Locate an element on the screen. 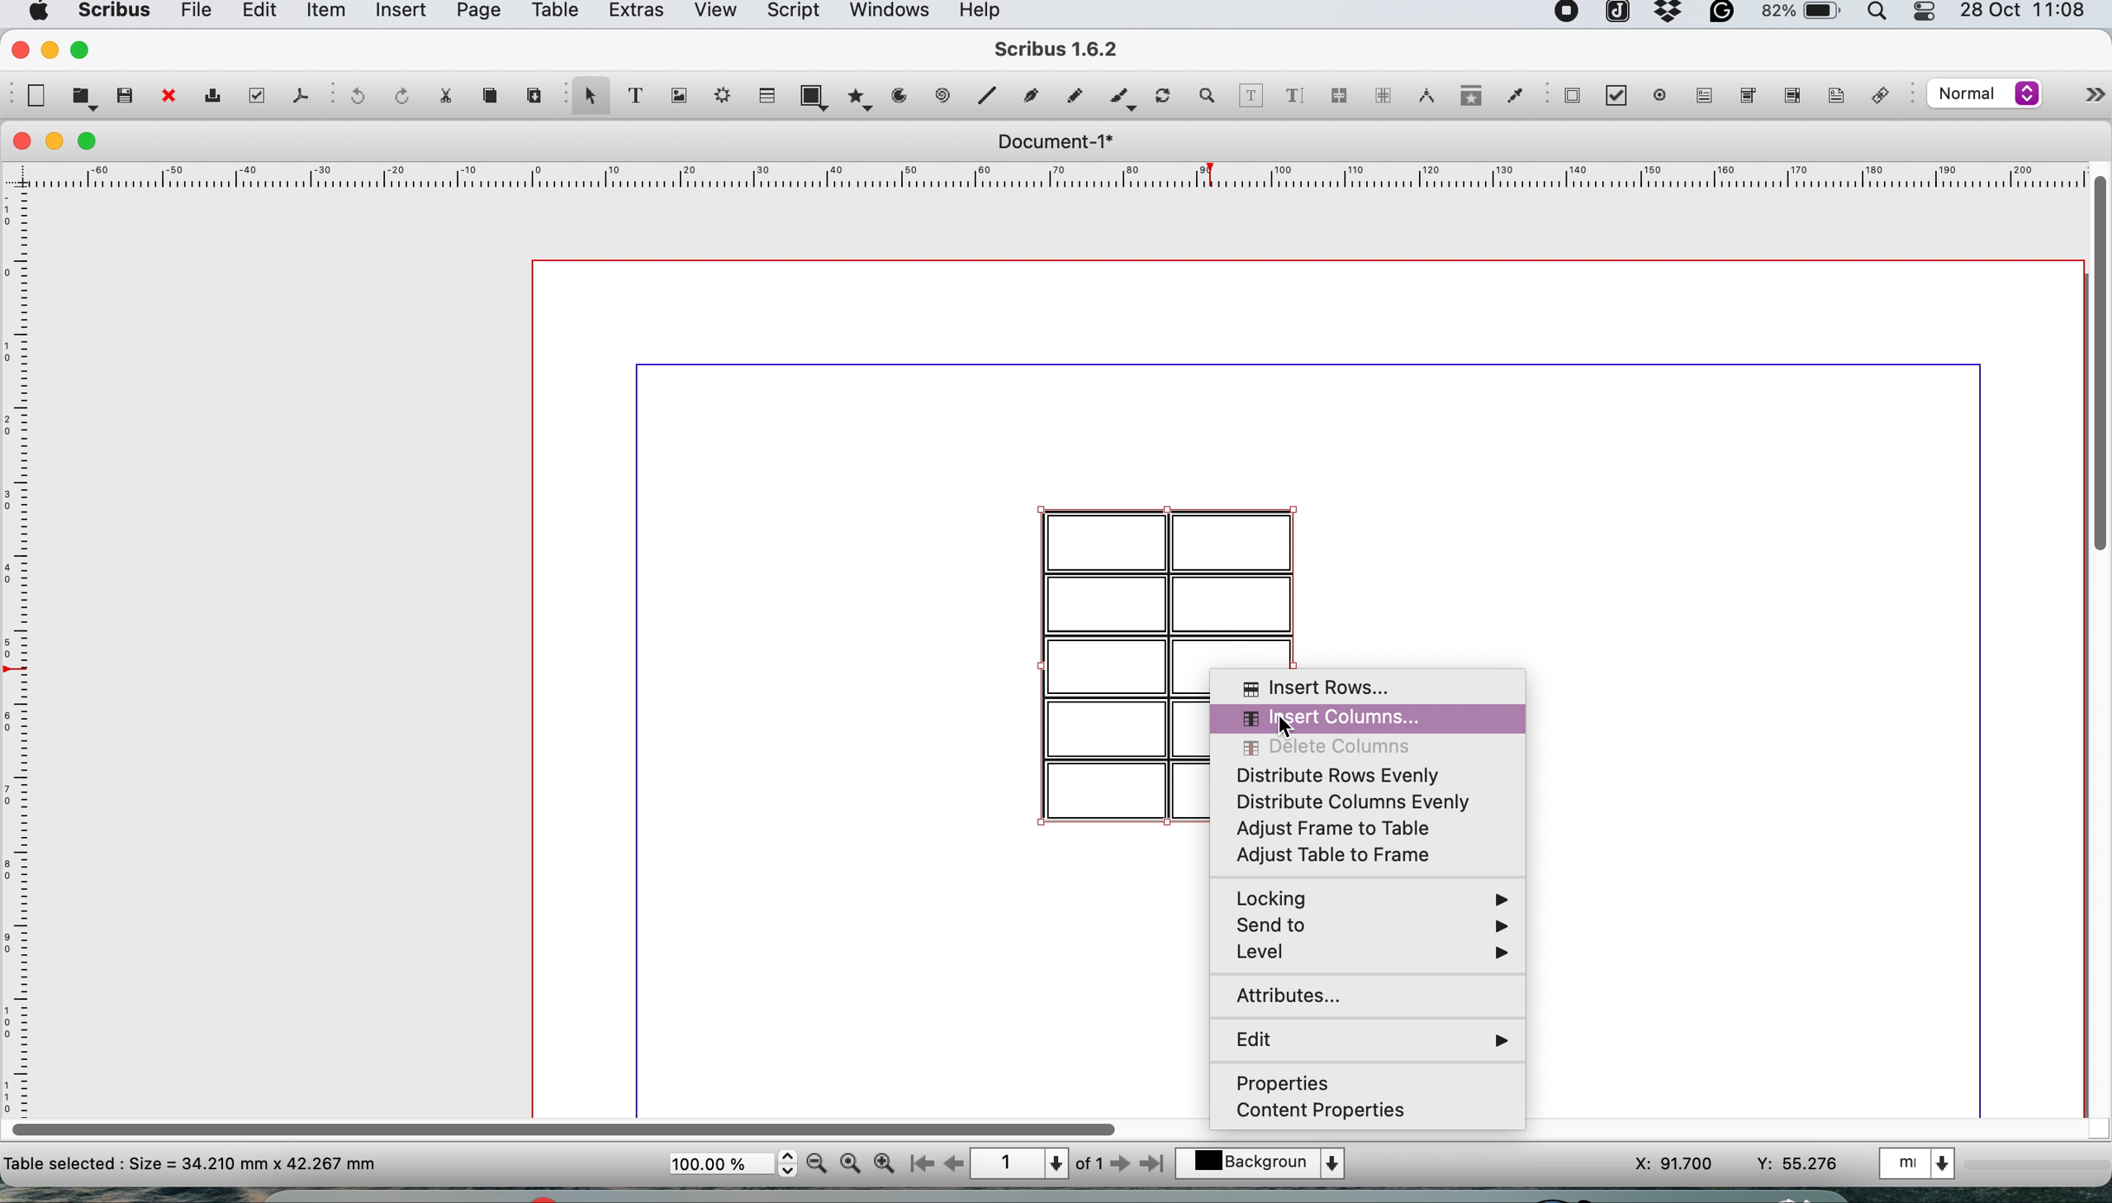 This screenshot has height=1203, width=2112. system logo is located at coordinates (36, 12).